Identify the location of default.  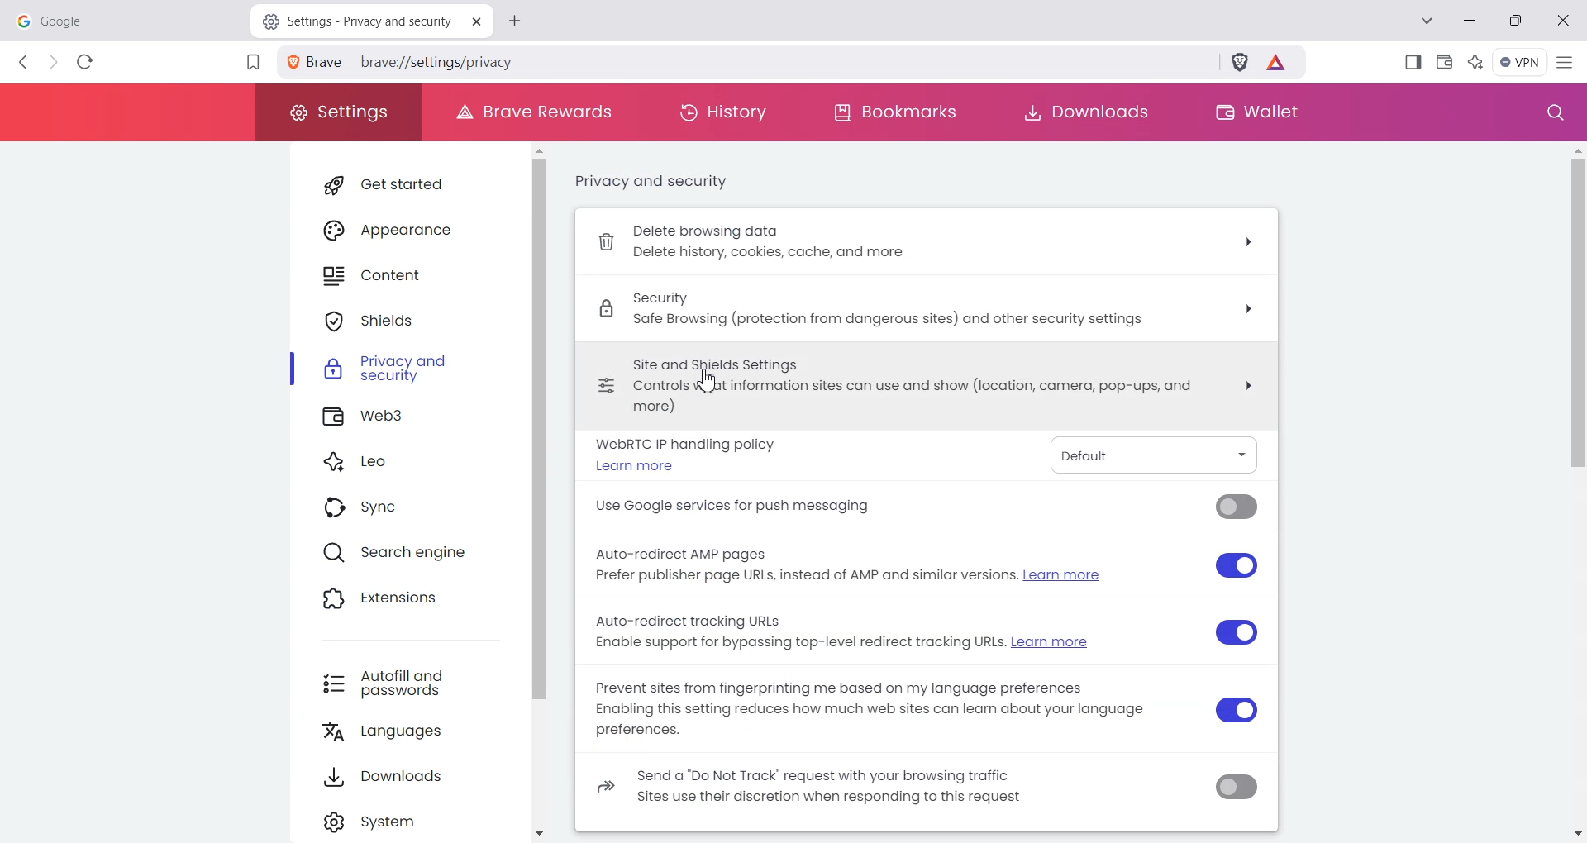
(1150, 454).